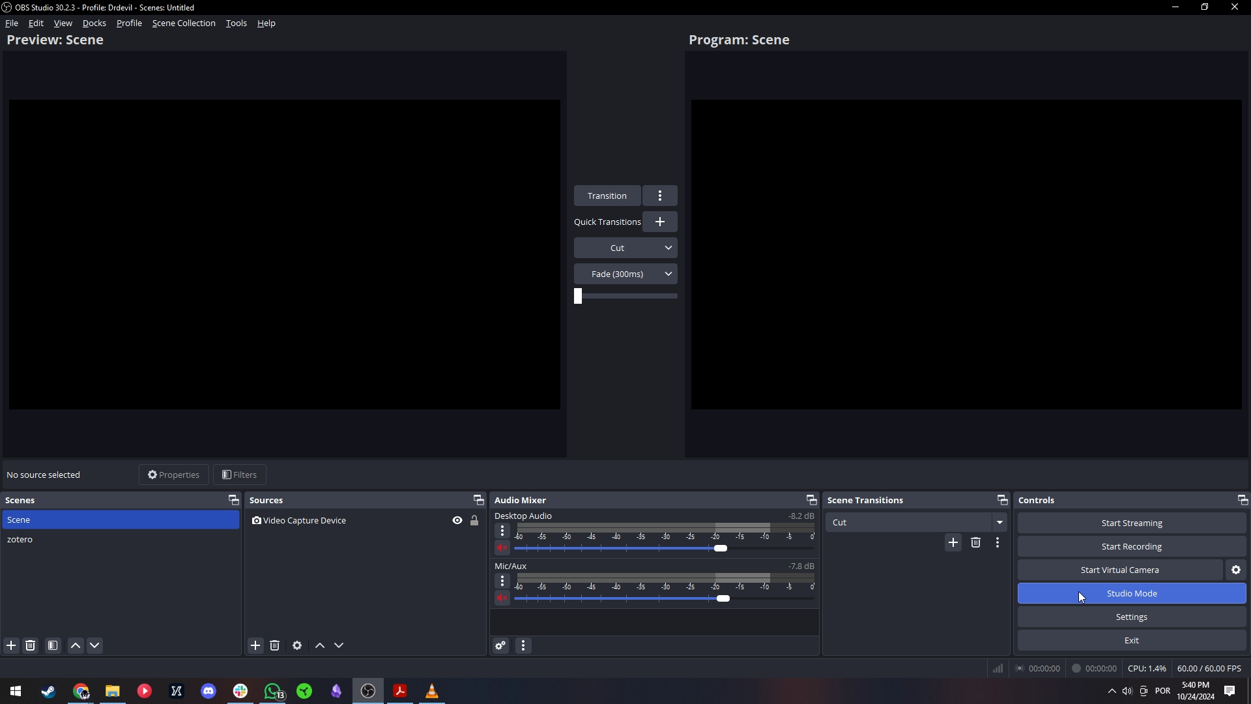 The height and width of the screenshot is (704, 1251). Describe the element at coordinates (1126, 500) in the screenshot. I see `Controls` at that location.